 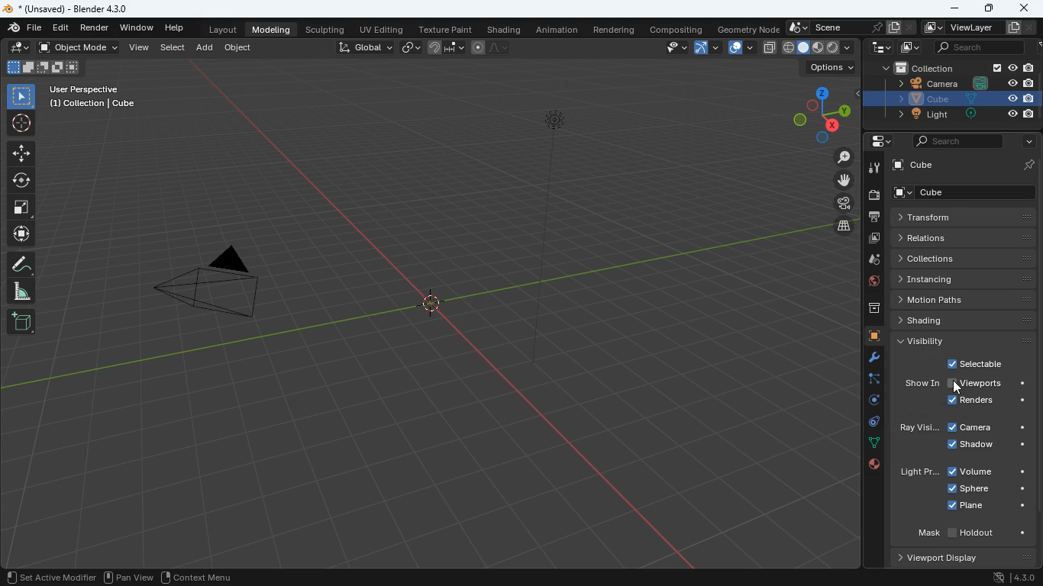 I want to click on volume, so click(x=987, y=472).